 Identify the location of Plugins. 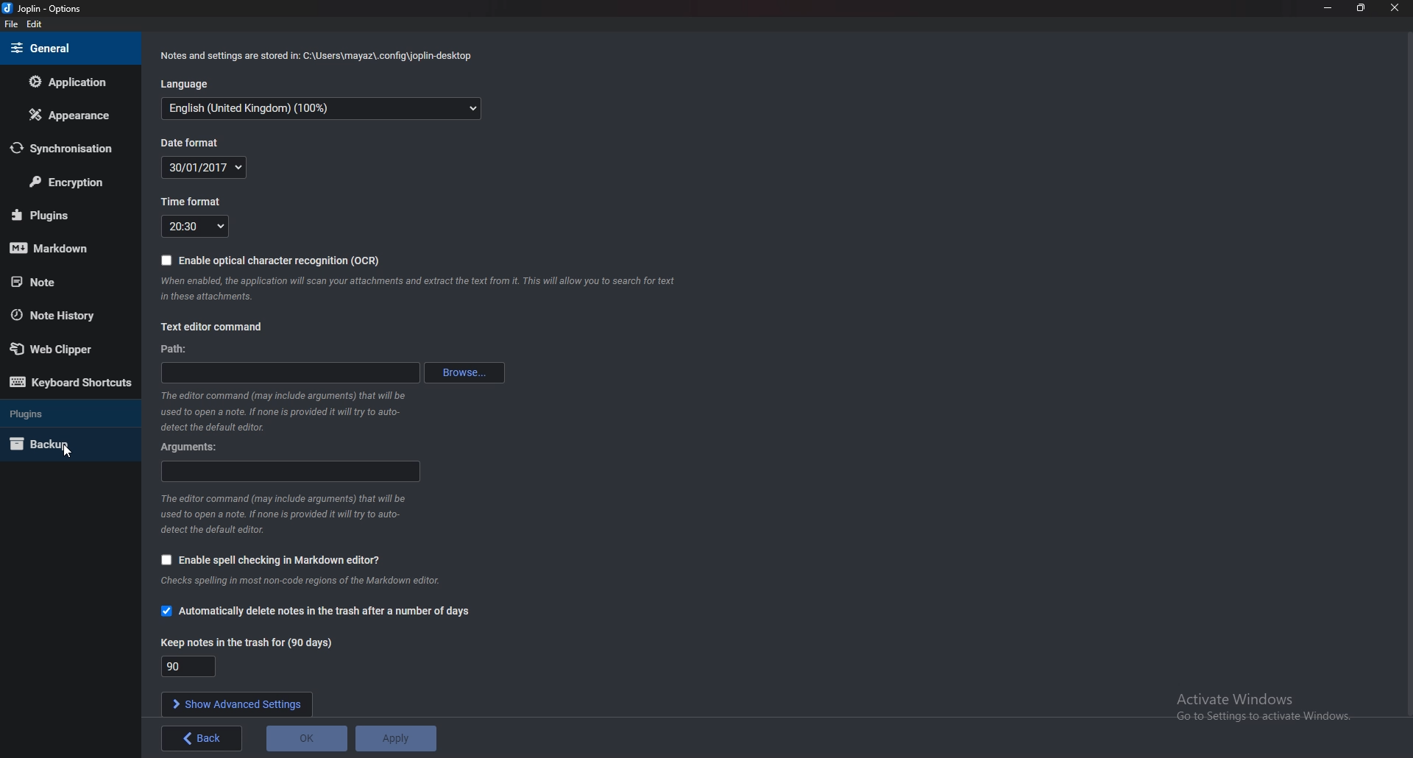
(63, 215).